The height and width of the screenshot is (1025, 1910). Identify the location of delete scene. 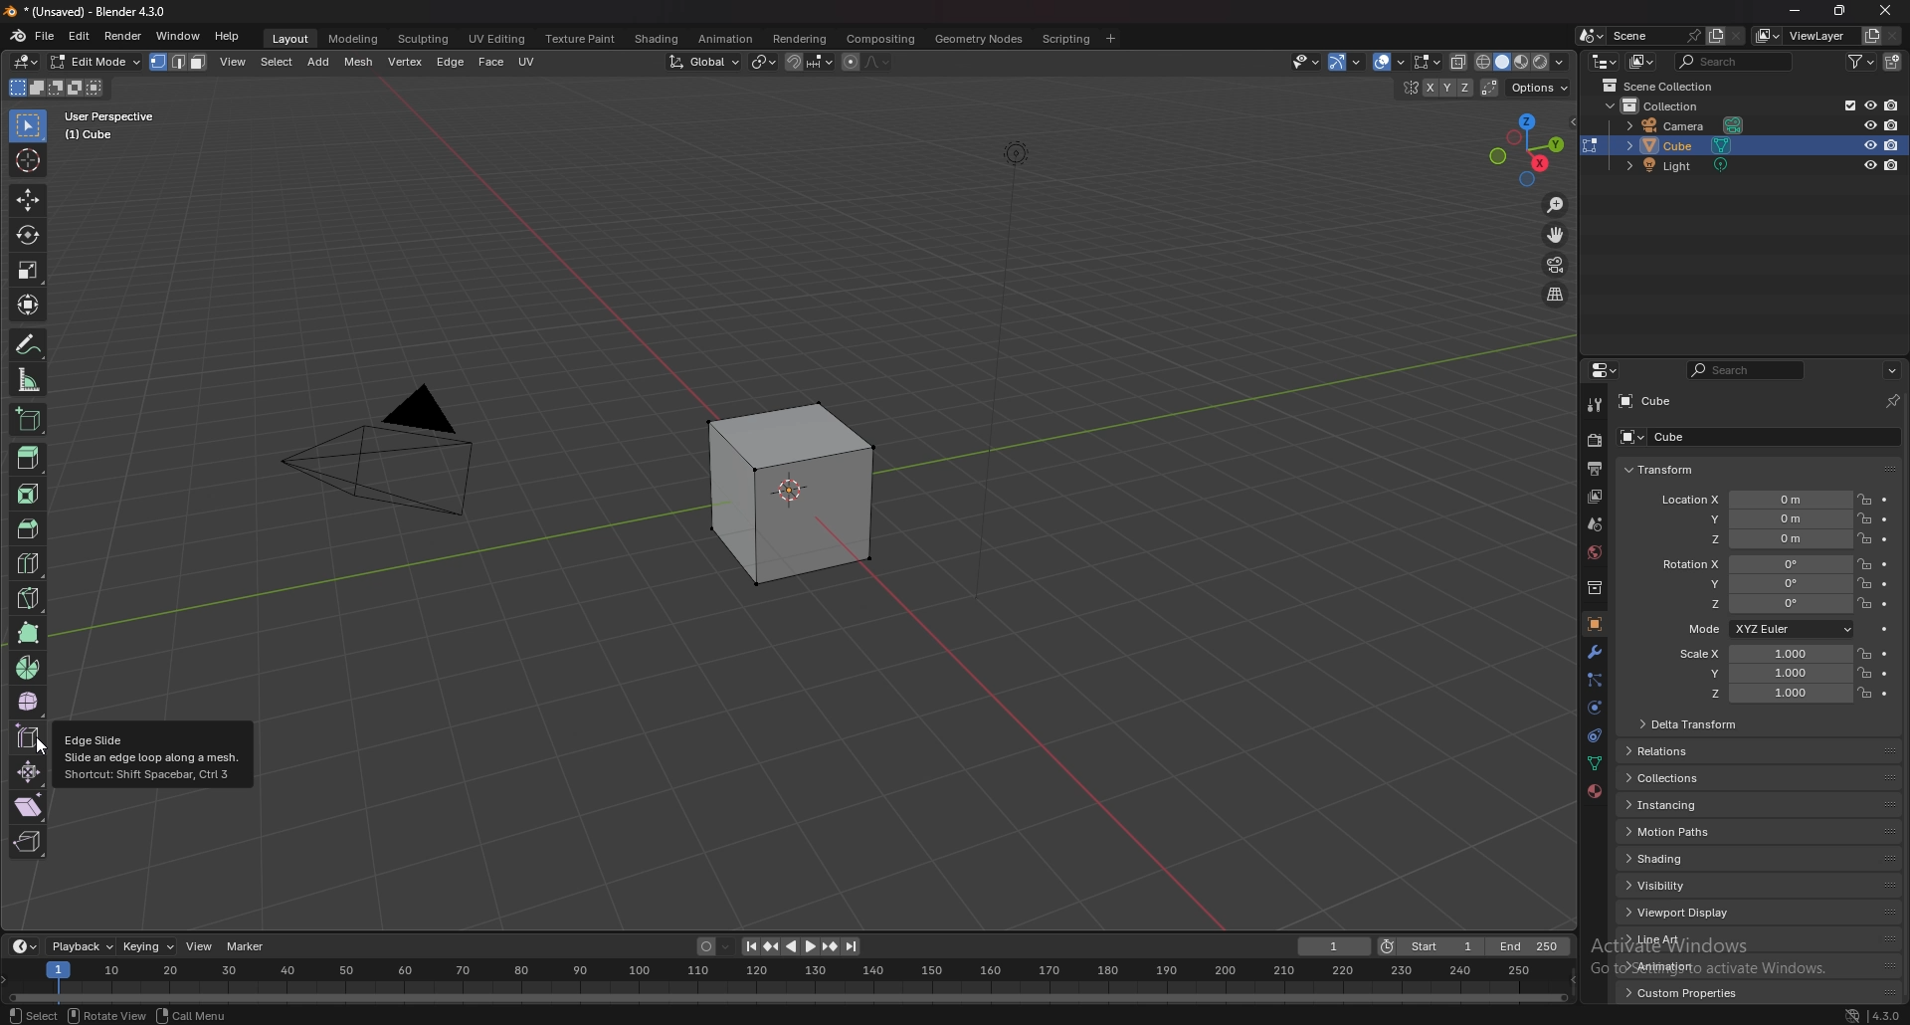
(1737, 37).